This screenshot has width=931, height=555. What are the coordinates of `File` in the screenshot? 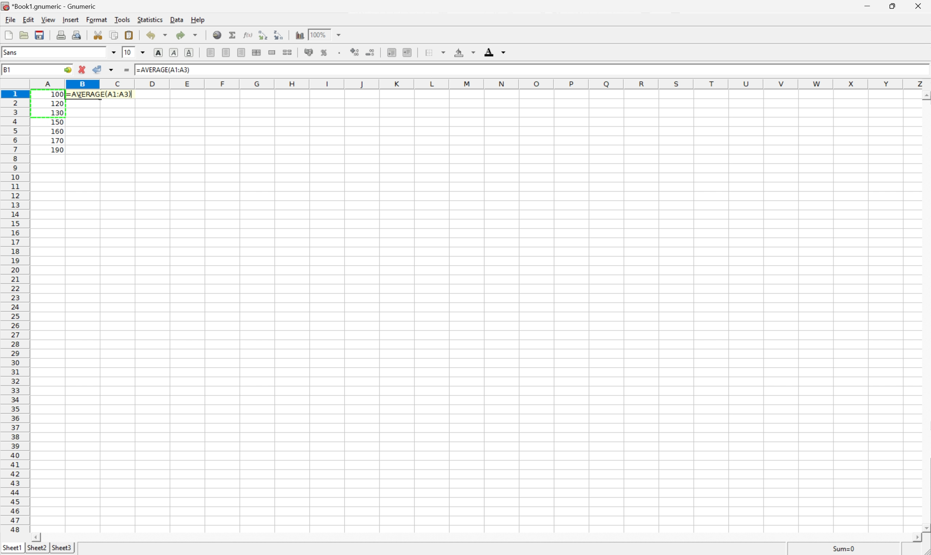 It's located at (10, 20).